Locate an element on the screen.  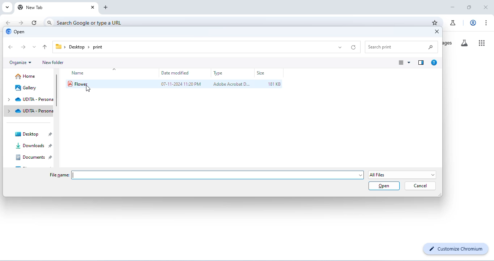
customize and control chromium is located at coordinates (486, 22).